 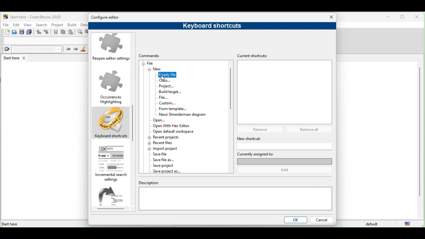 I want to click on add, so click(x=287, y=170).